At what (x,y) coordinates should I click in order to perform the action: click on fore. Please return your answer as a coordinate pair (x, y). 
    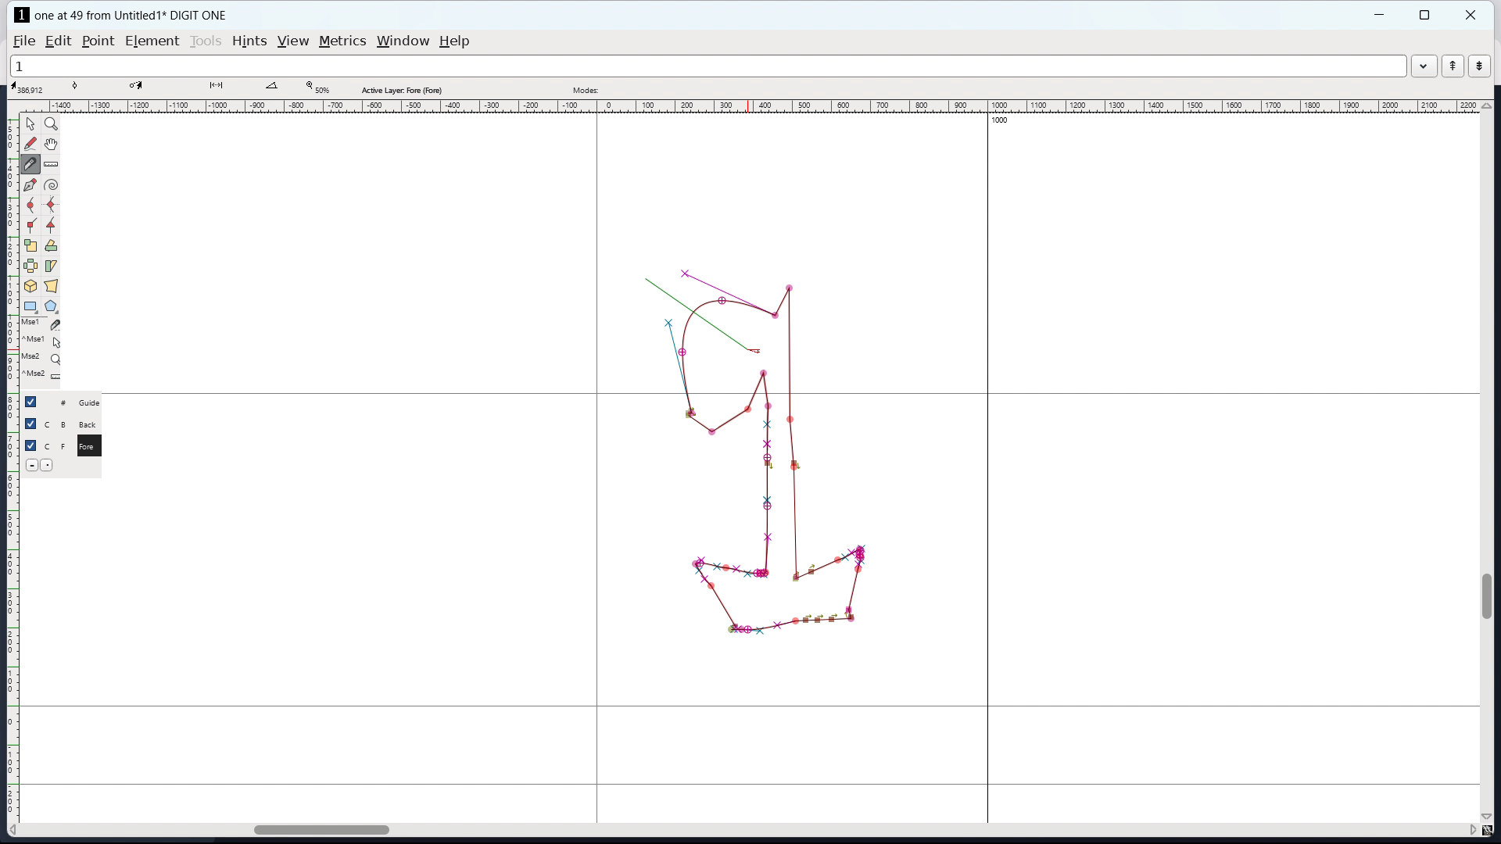
    Looking at the image, I should click on (91, 449).